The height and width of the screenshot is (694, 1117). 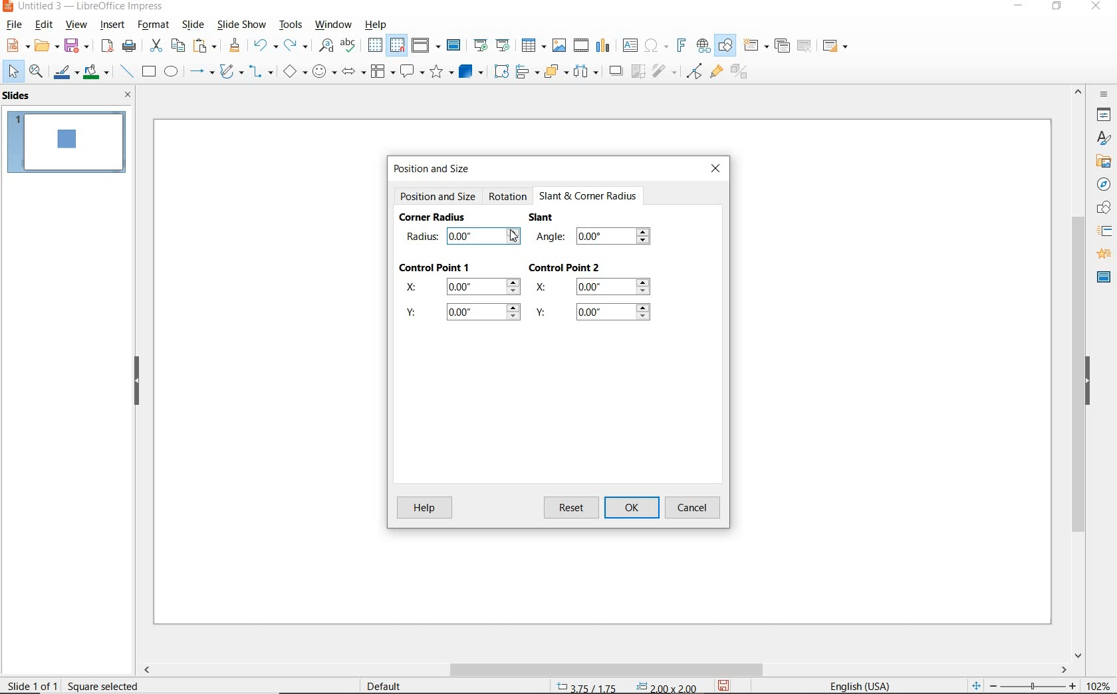 I want to click on toggle extrusion, so click(x=738, y=73).